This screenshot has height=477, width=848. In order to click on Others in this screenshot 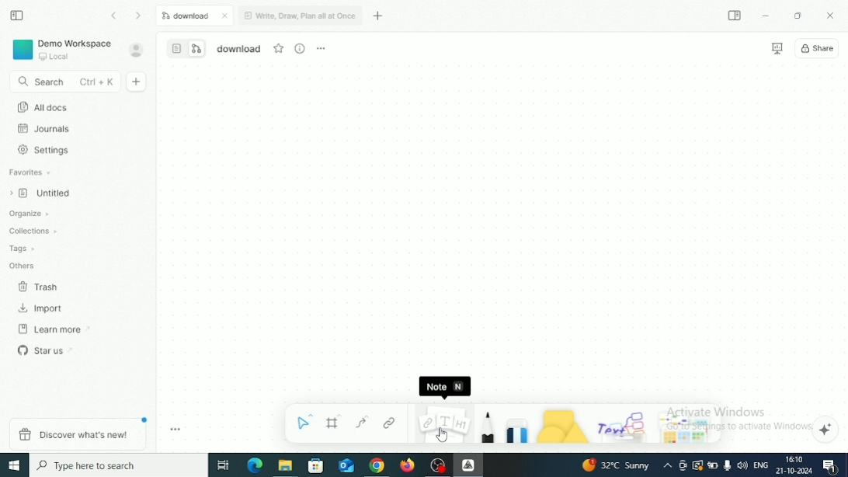, I will do `click(27, 267)`.